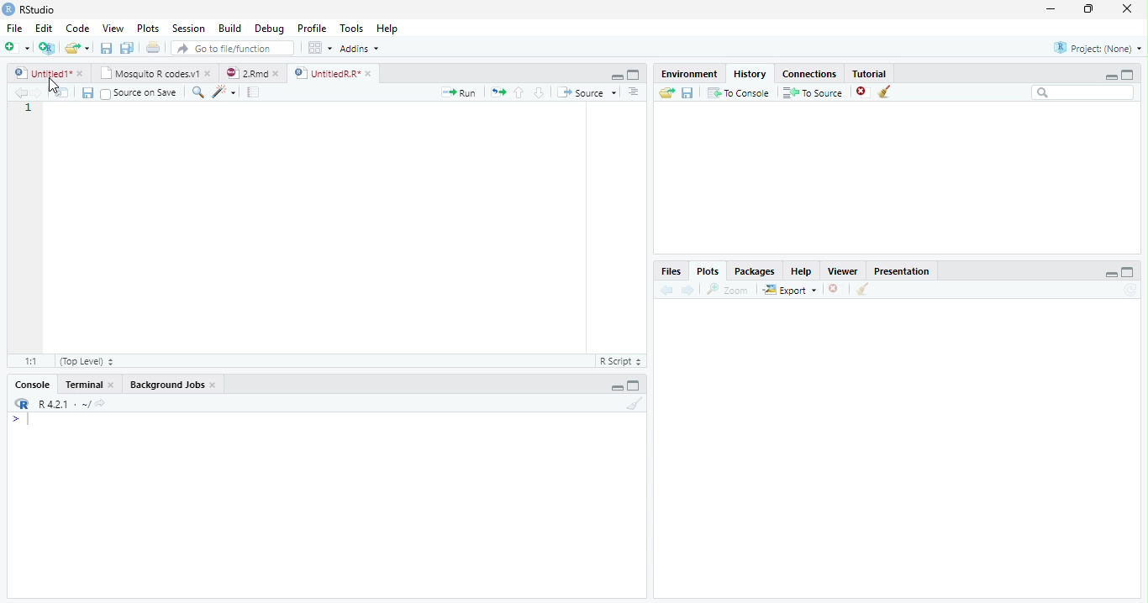 The image size is (1148, 603). What do you see at coordinates (901, 270) in the screenshot?
I see `Presentation` at bounding box center [901, 270].